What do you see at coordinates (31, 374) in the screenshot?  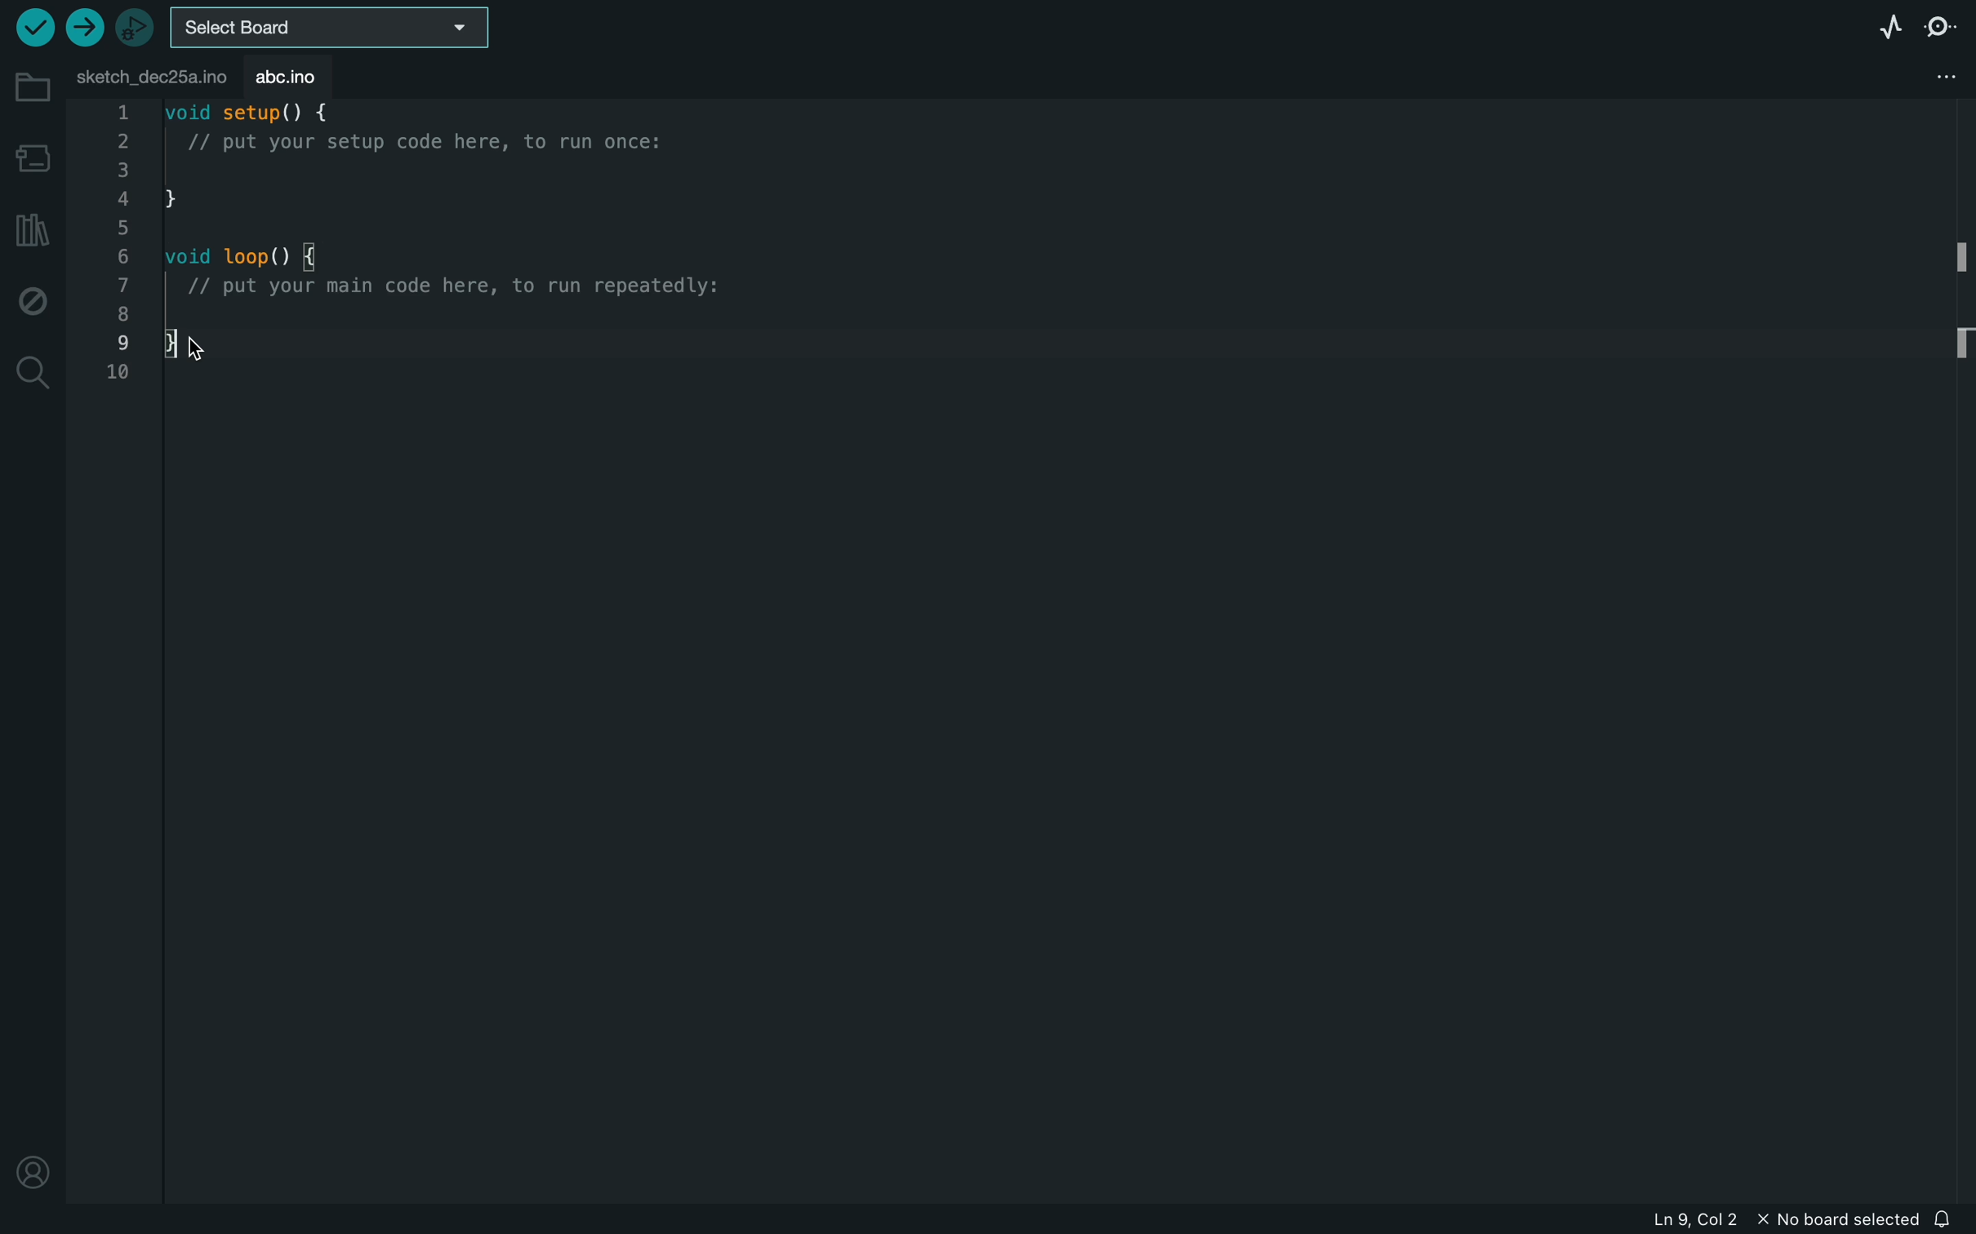 I see `search` at bounding box center [31, 374].